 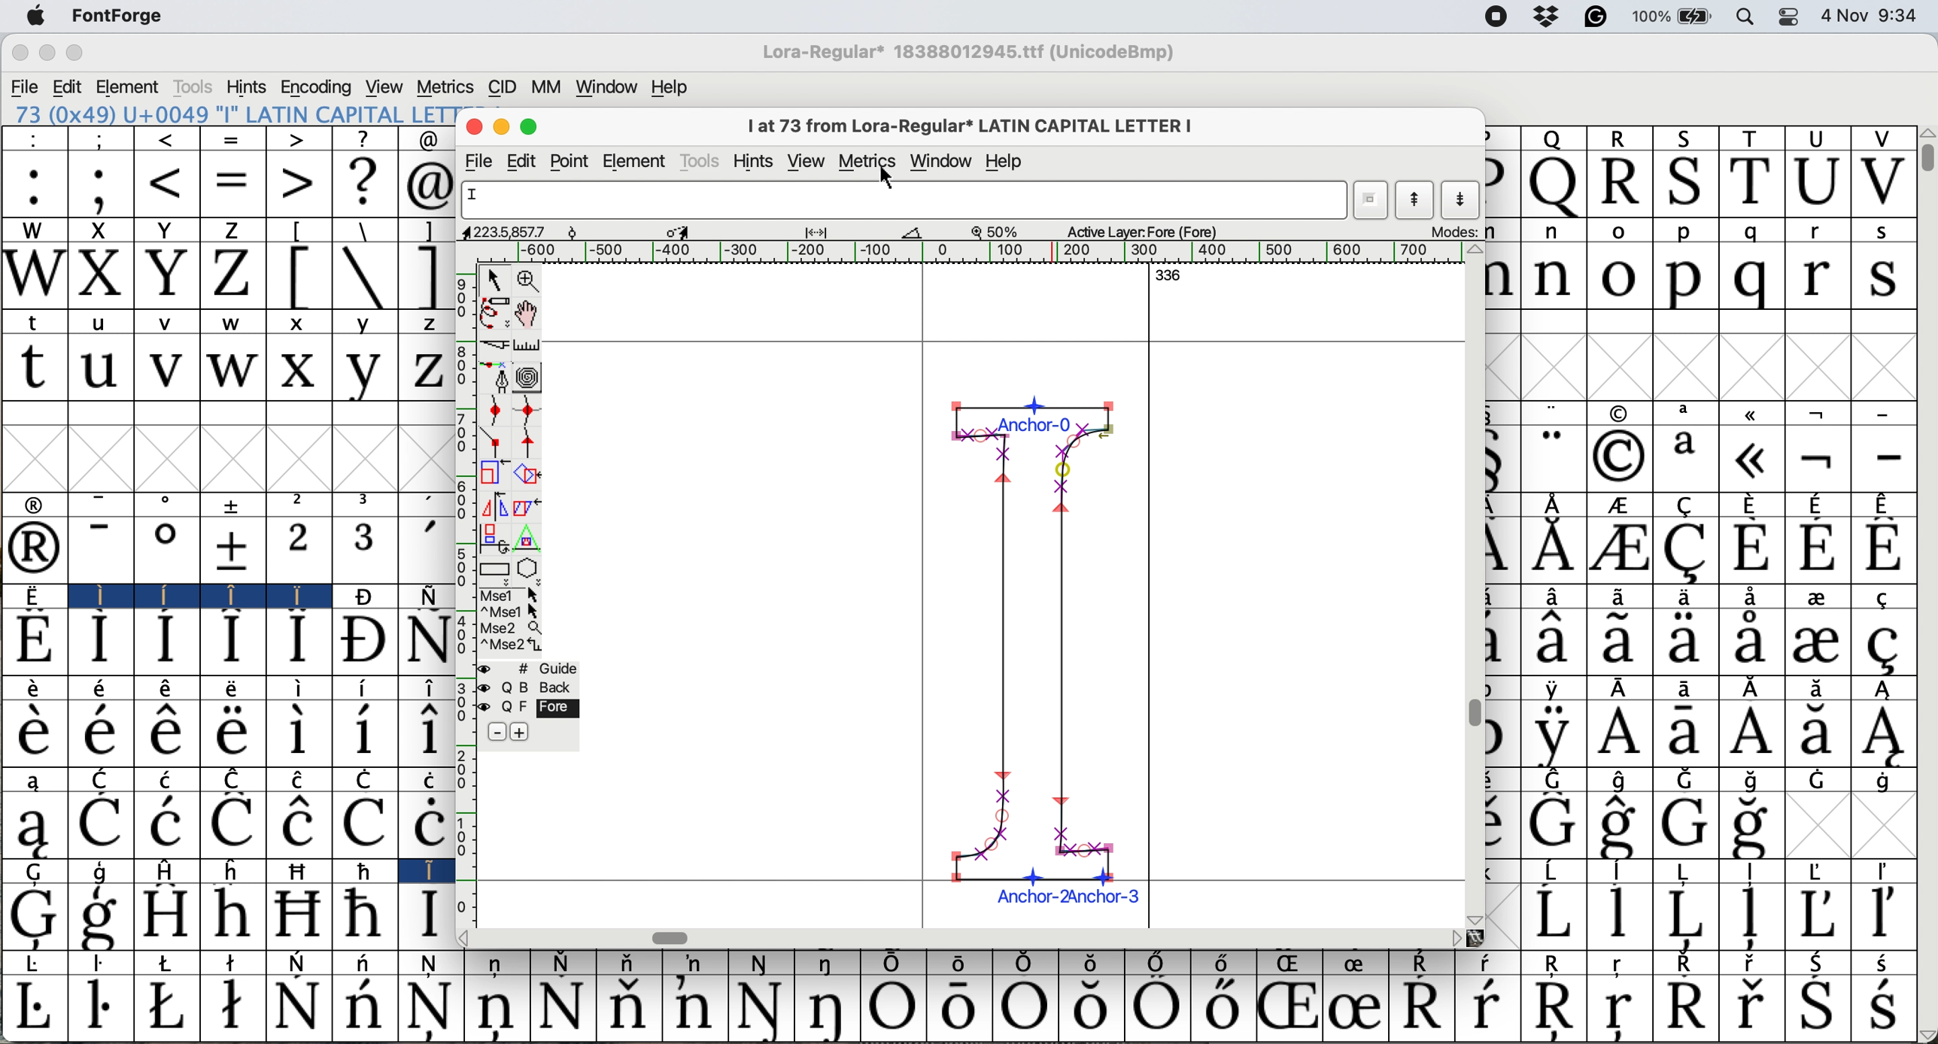 What do you see at coordinates (238, 325) in the screenshot?
I see `w` at bounding box center [238, 325].